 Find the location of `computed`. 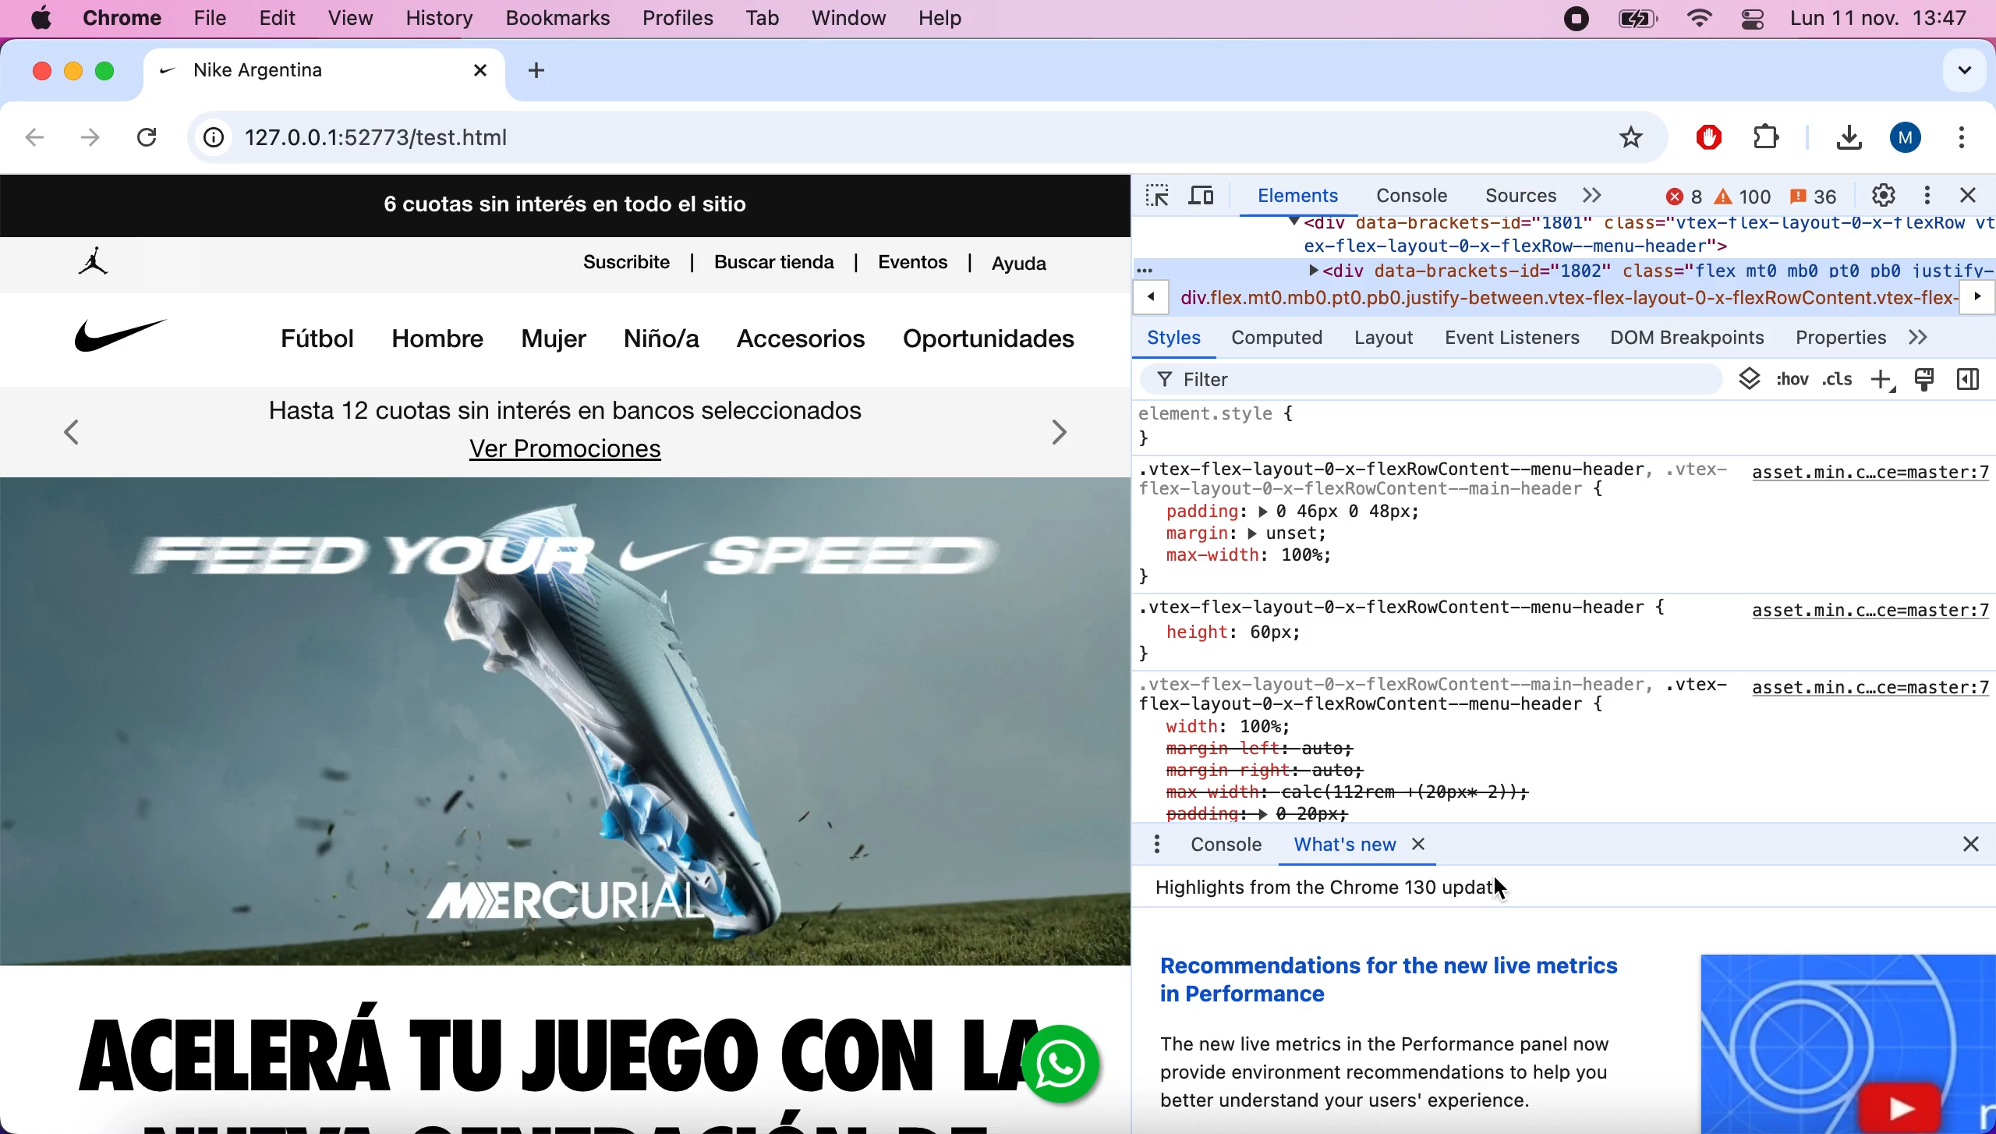

computed is located at coordinates (1280, 340).